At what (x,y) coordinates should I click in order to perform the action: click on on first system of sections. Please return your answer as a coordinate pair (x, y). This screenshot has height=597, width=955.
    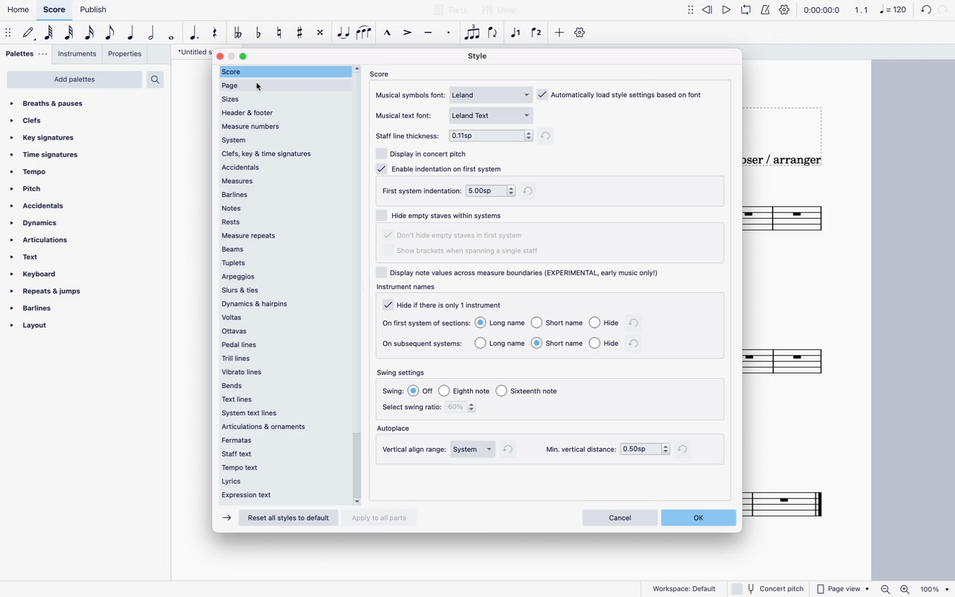
    Looking at the image, I should click on (426, 322).